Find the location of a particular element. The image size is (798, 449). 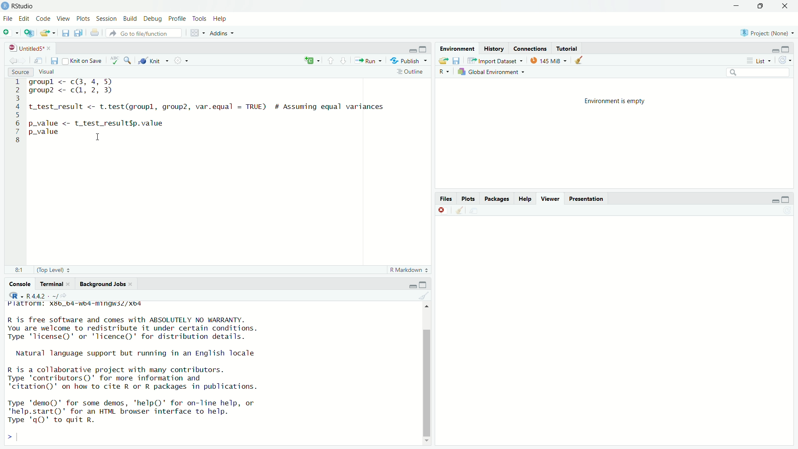

clear objects from workspace is located at coordinates (580, 60).